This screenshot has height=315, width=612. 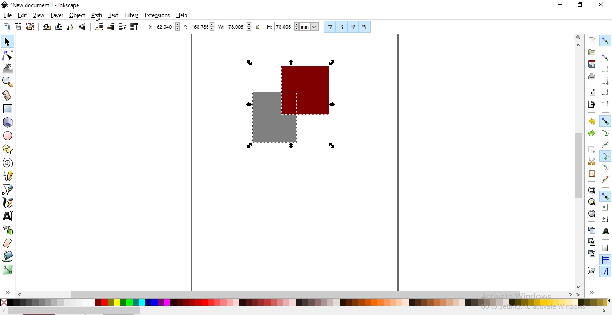 What do you see at coordinates (9, 68) in the screenshot?
I see `tweak objects by sculpting or painting` at bounding box center [9, 68].